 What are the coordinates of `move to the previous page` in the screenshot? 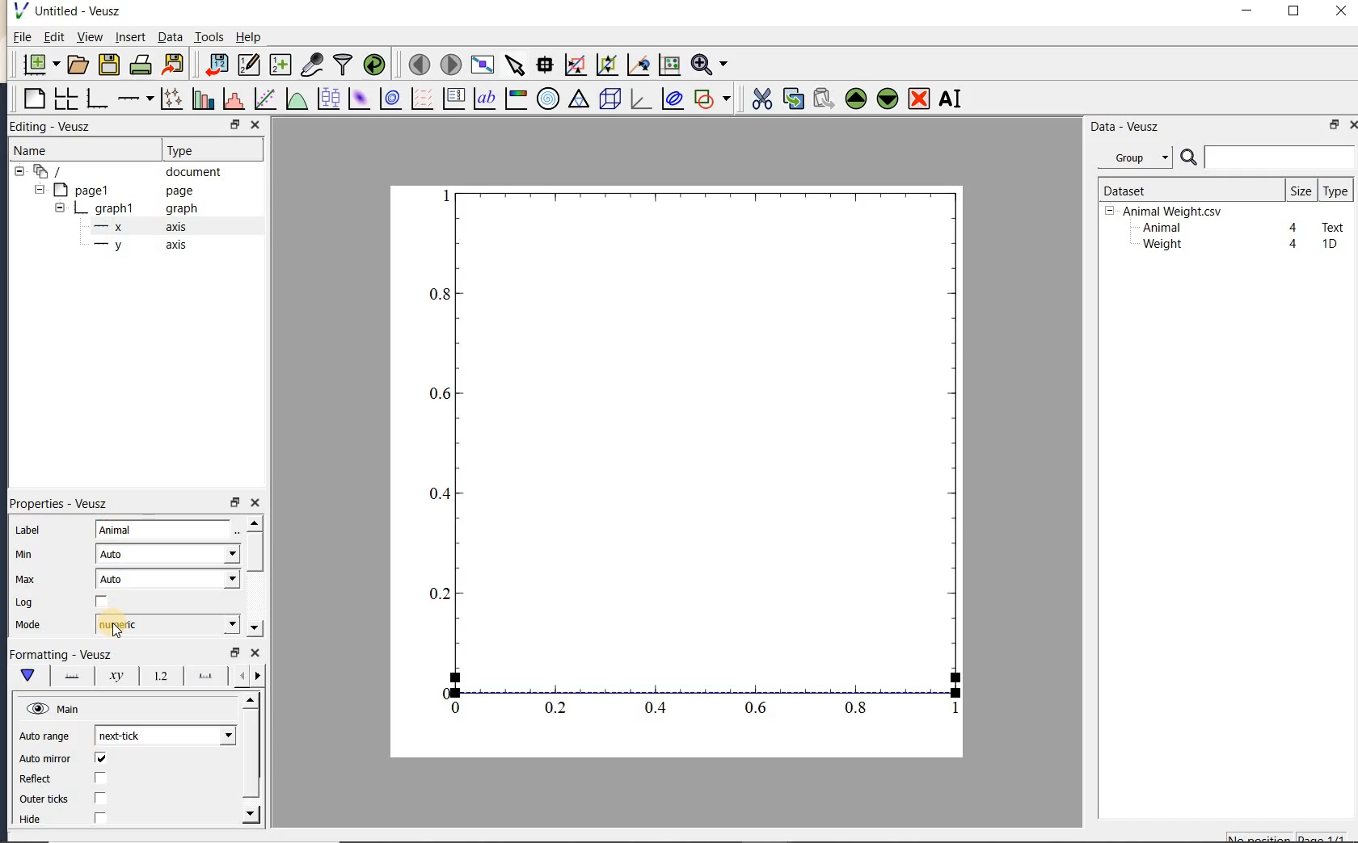 It's located at (416, 63).